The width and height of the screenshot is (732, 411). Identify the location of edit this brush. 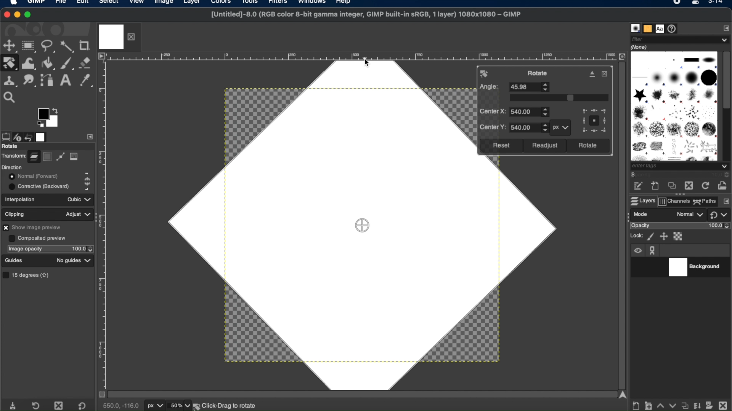
(638, 186).